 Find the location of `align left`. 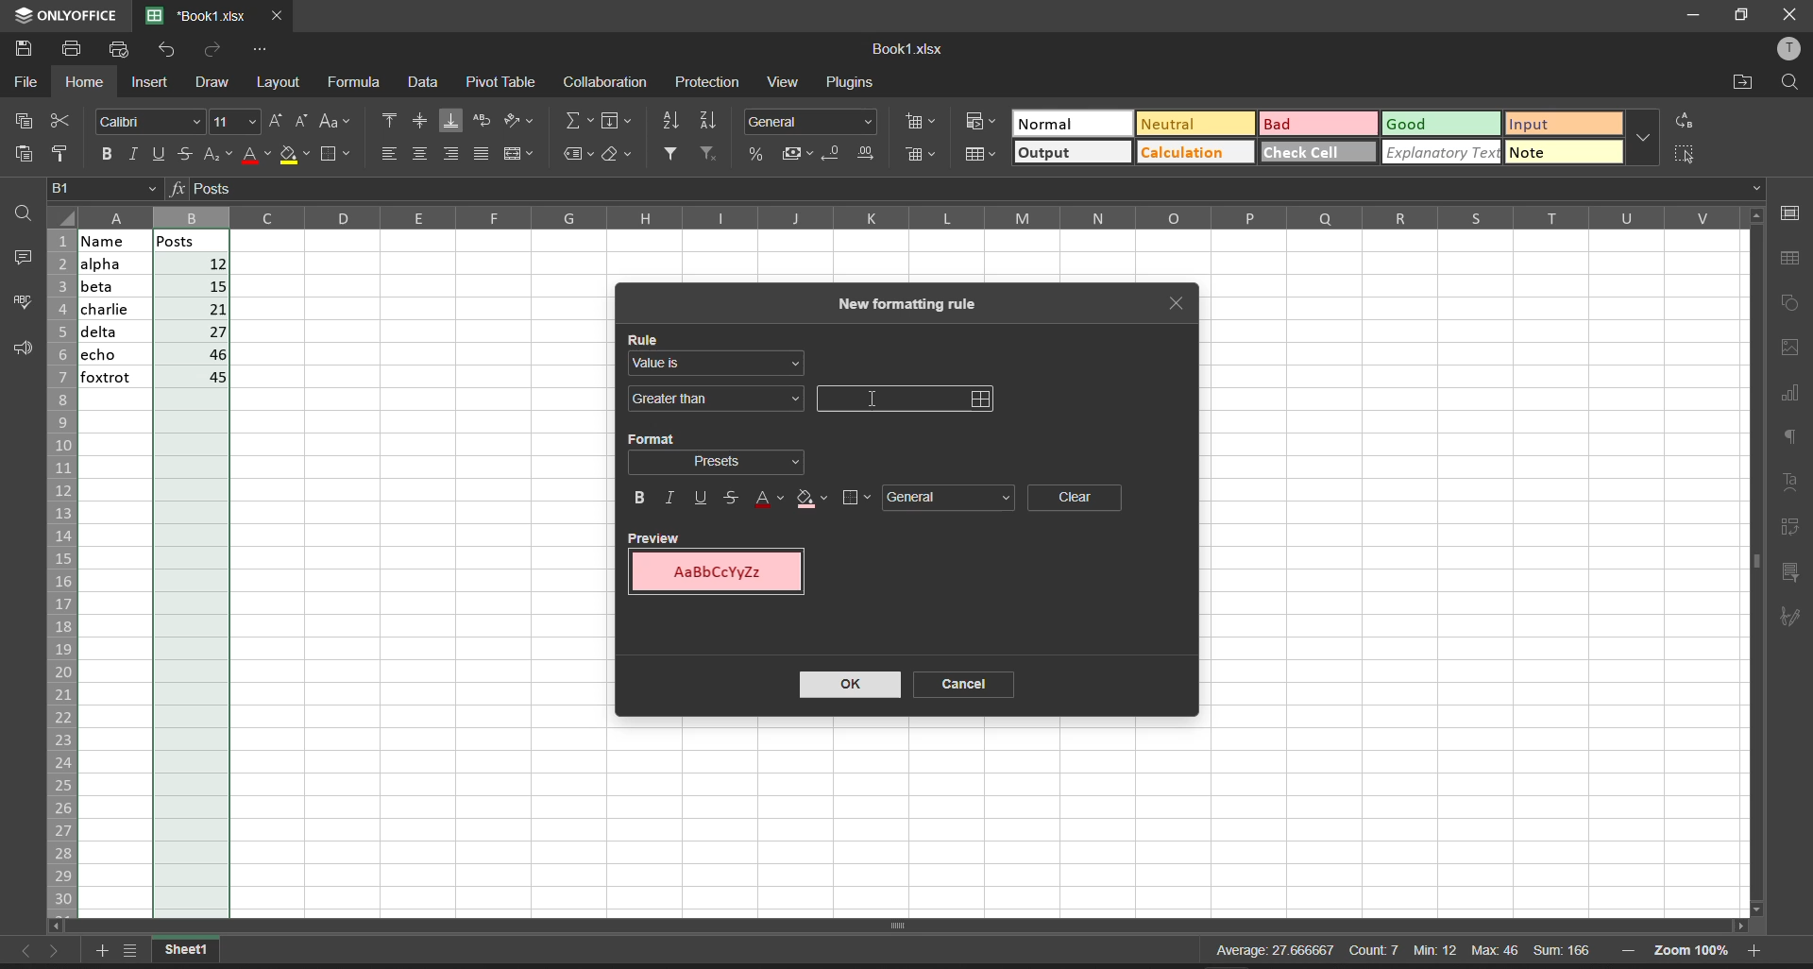

align left is located at coordinates (386, 152).